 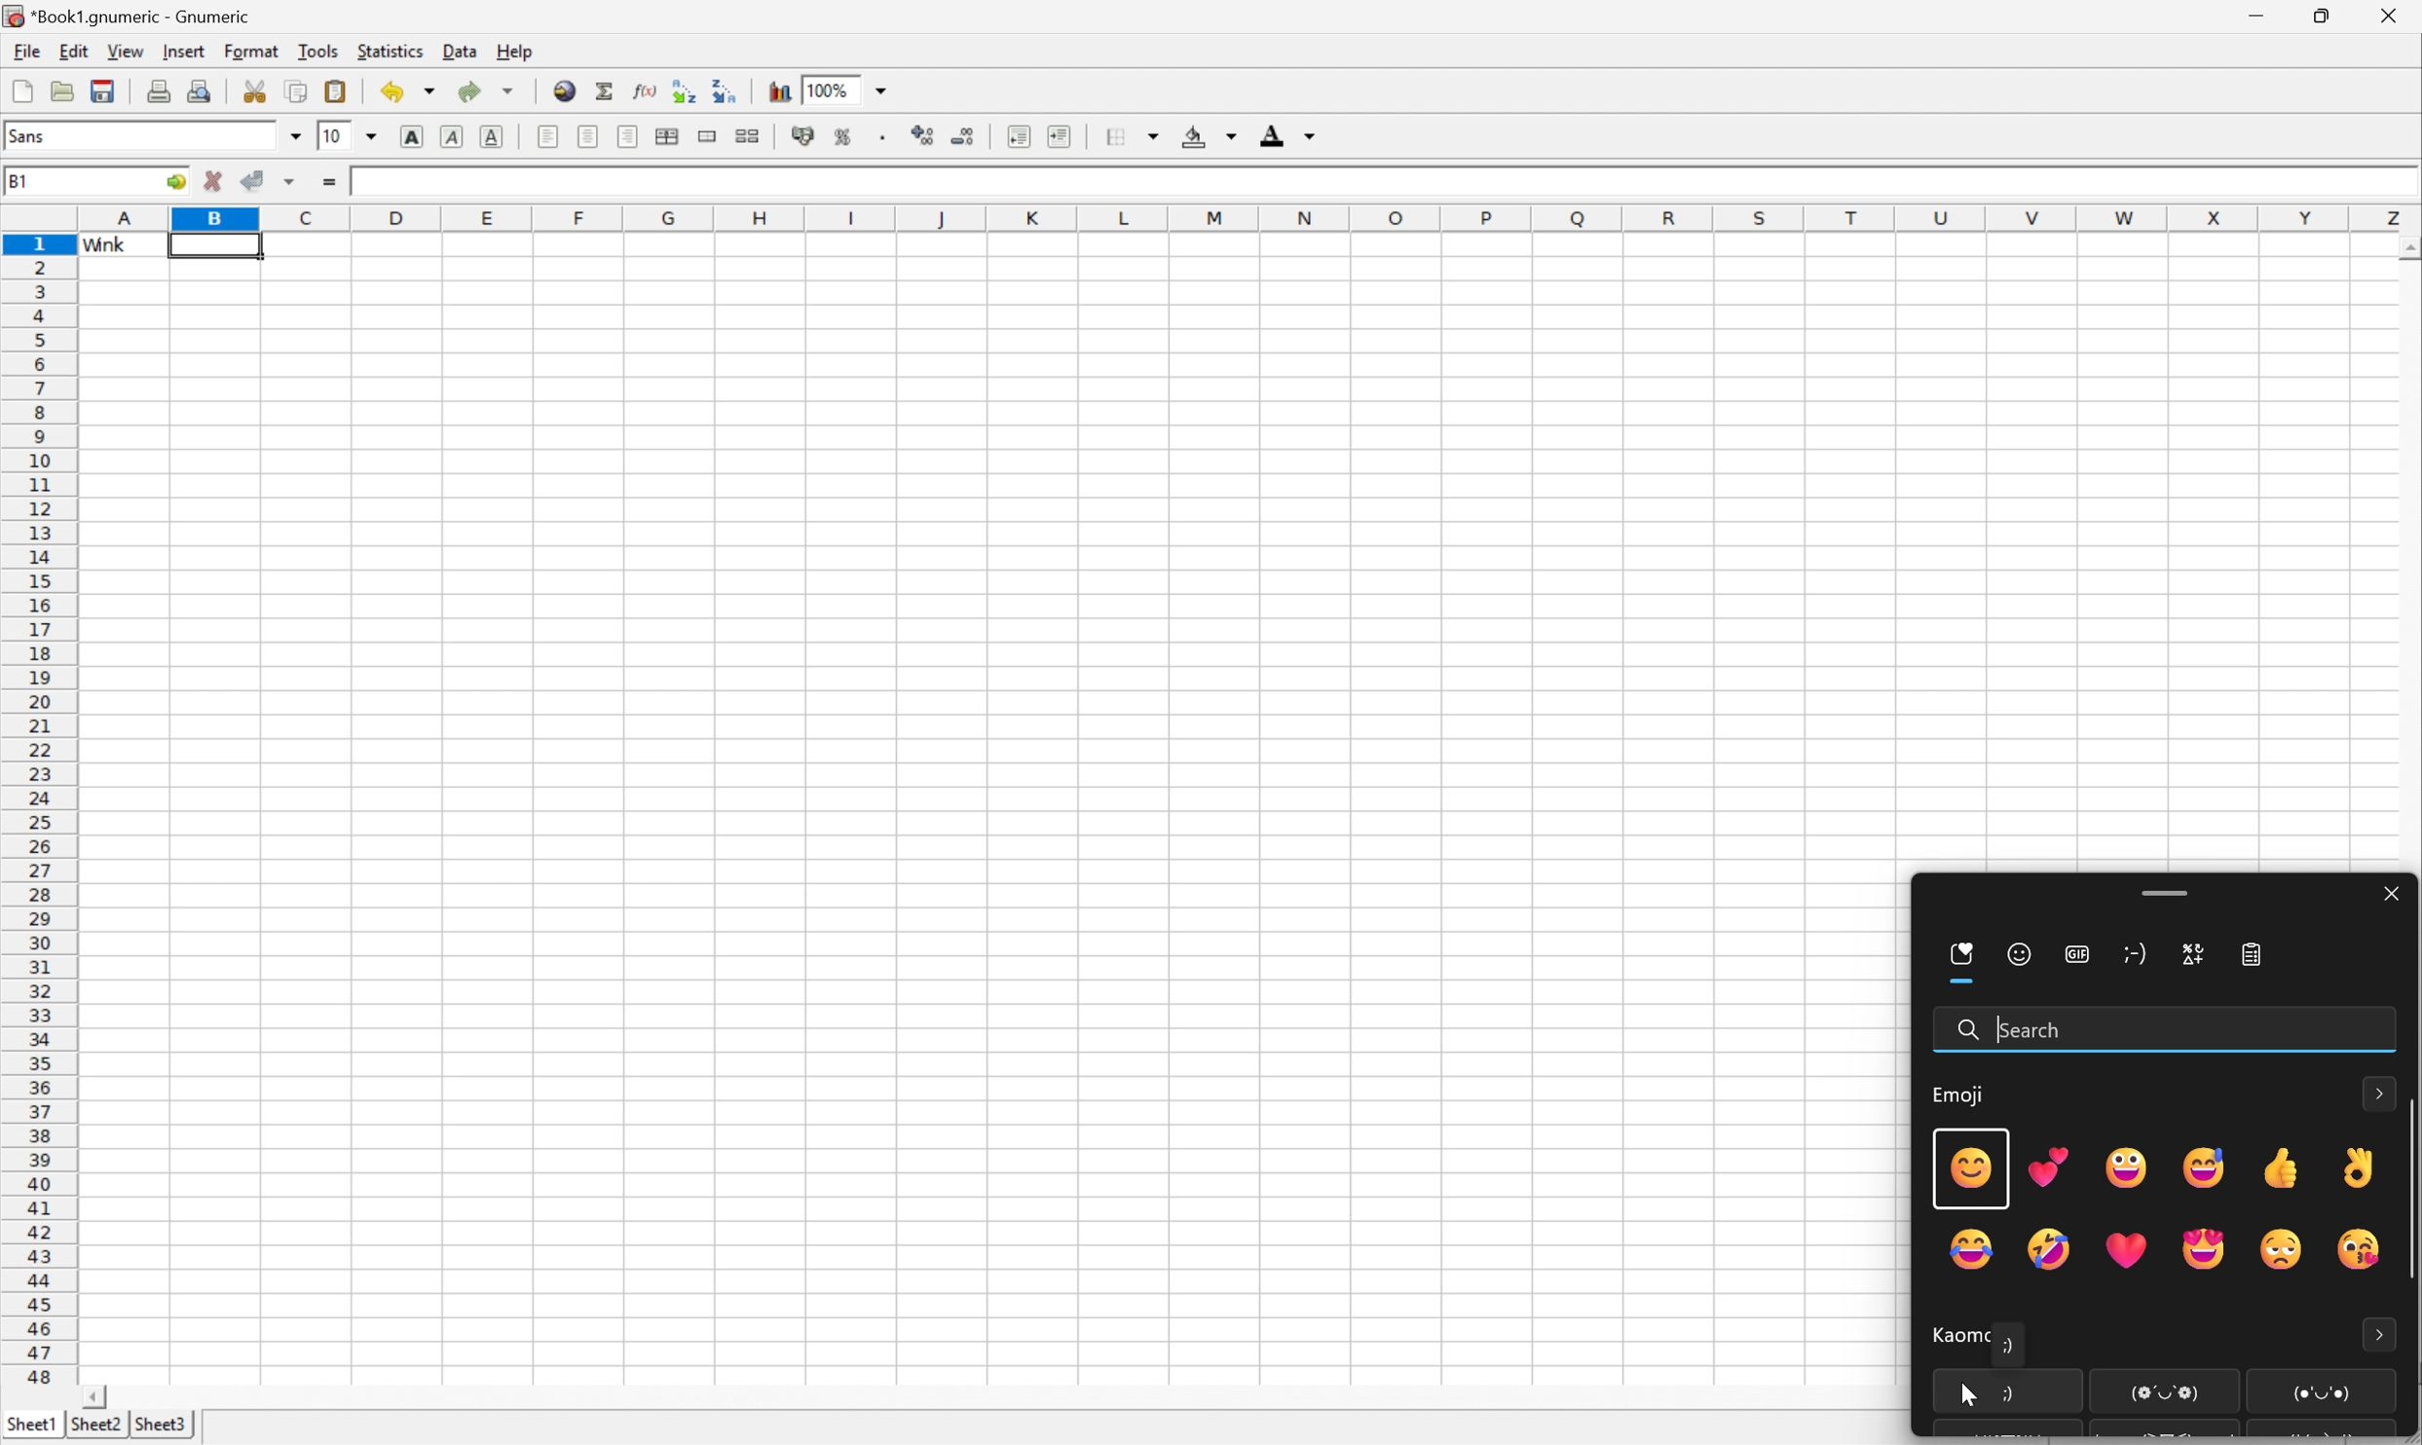 I want to click on align right, so click(x=628, y=135).